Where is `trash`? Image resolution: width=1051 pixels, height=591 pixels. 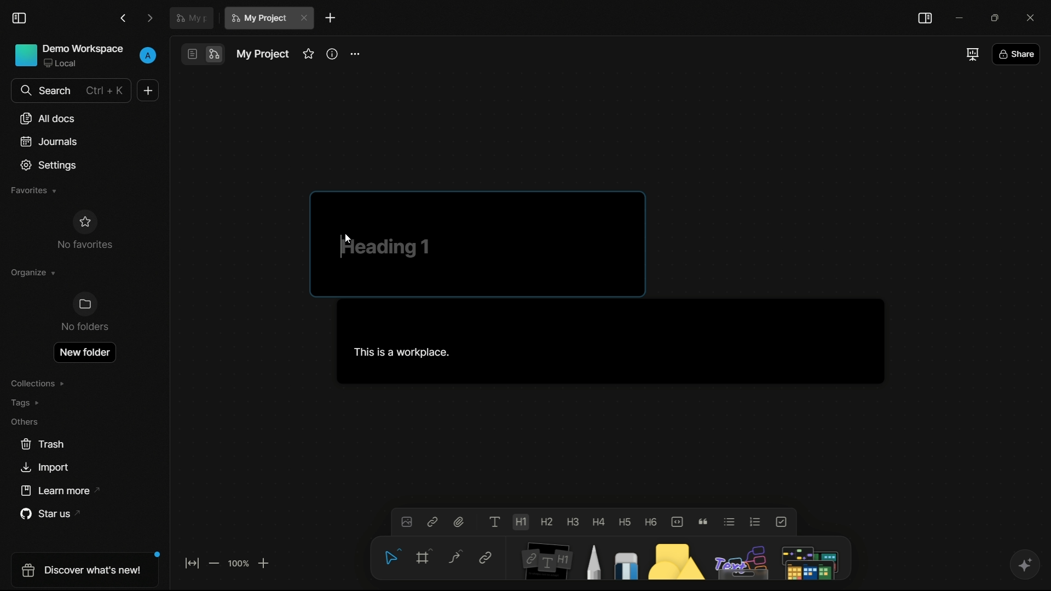
trash is located at coordinates (41, 444).